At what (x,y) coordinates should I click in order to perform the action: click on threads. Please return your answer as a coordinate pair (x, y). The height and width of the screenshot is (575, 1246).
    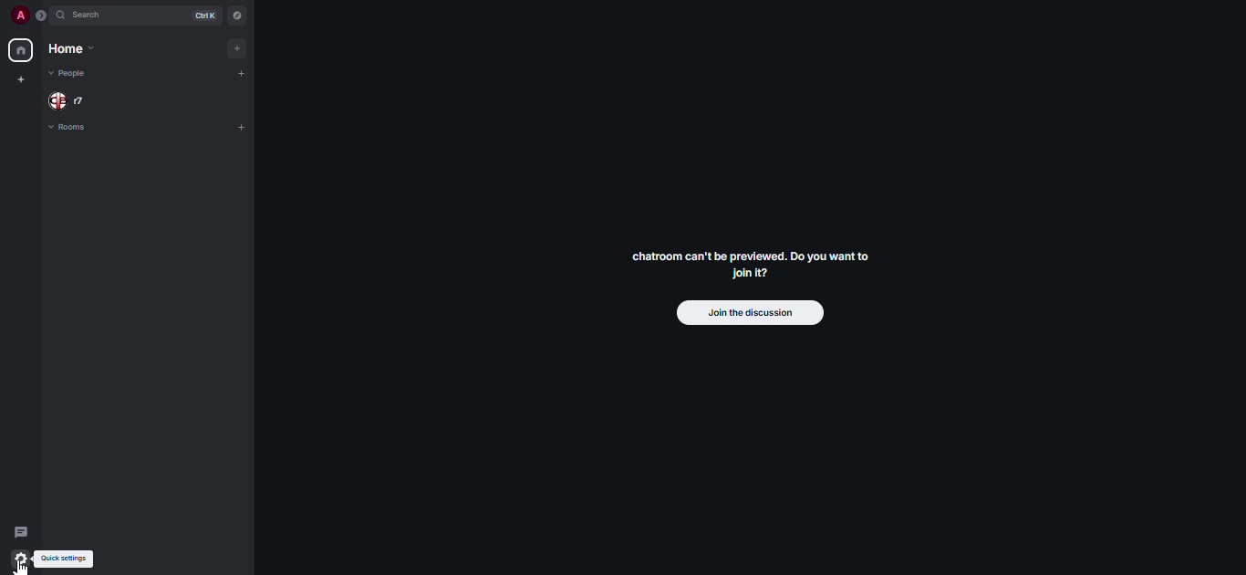
    Looking at the image, I should click on (22, 531).